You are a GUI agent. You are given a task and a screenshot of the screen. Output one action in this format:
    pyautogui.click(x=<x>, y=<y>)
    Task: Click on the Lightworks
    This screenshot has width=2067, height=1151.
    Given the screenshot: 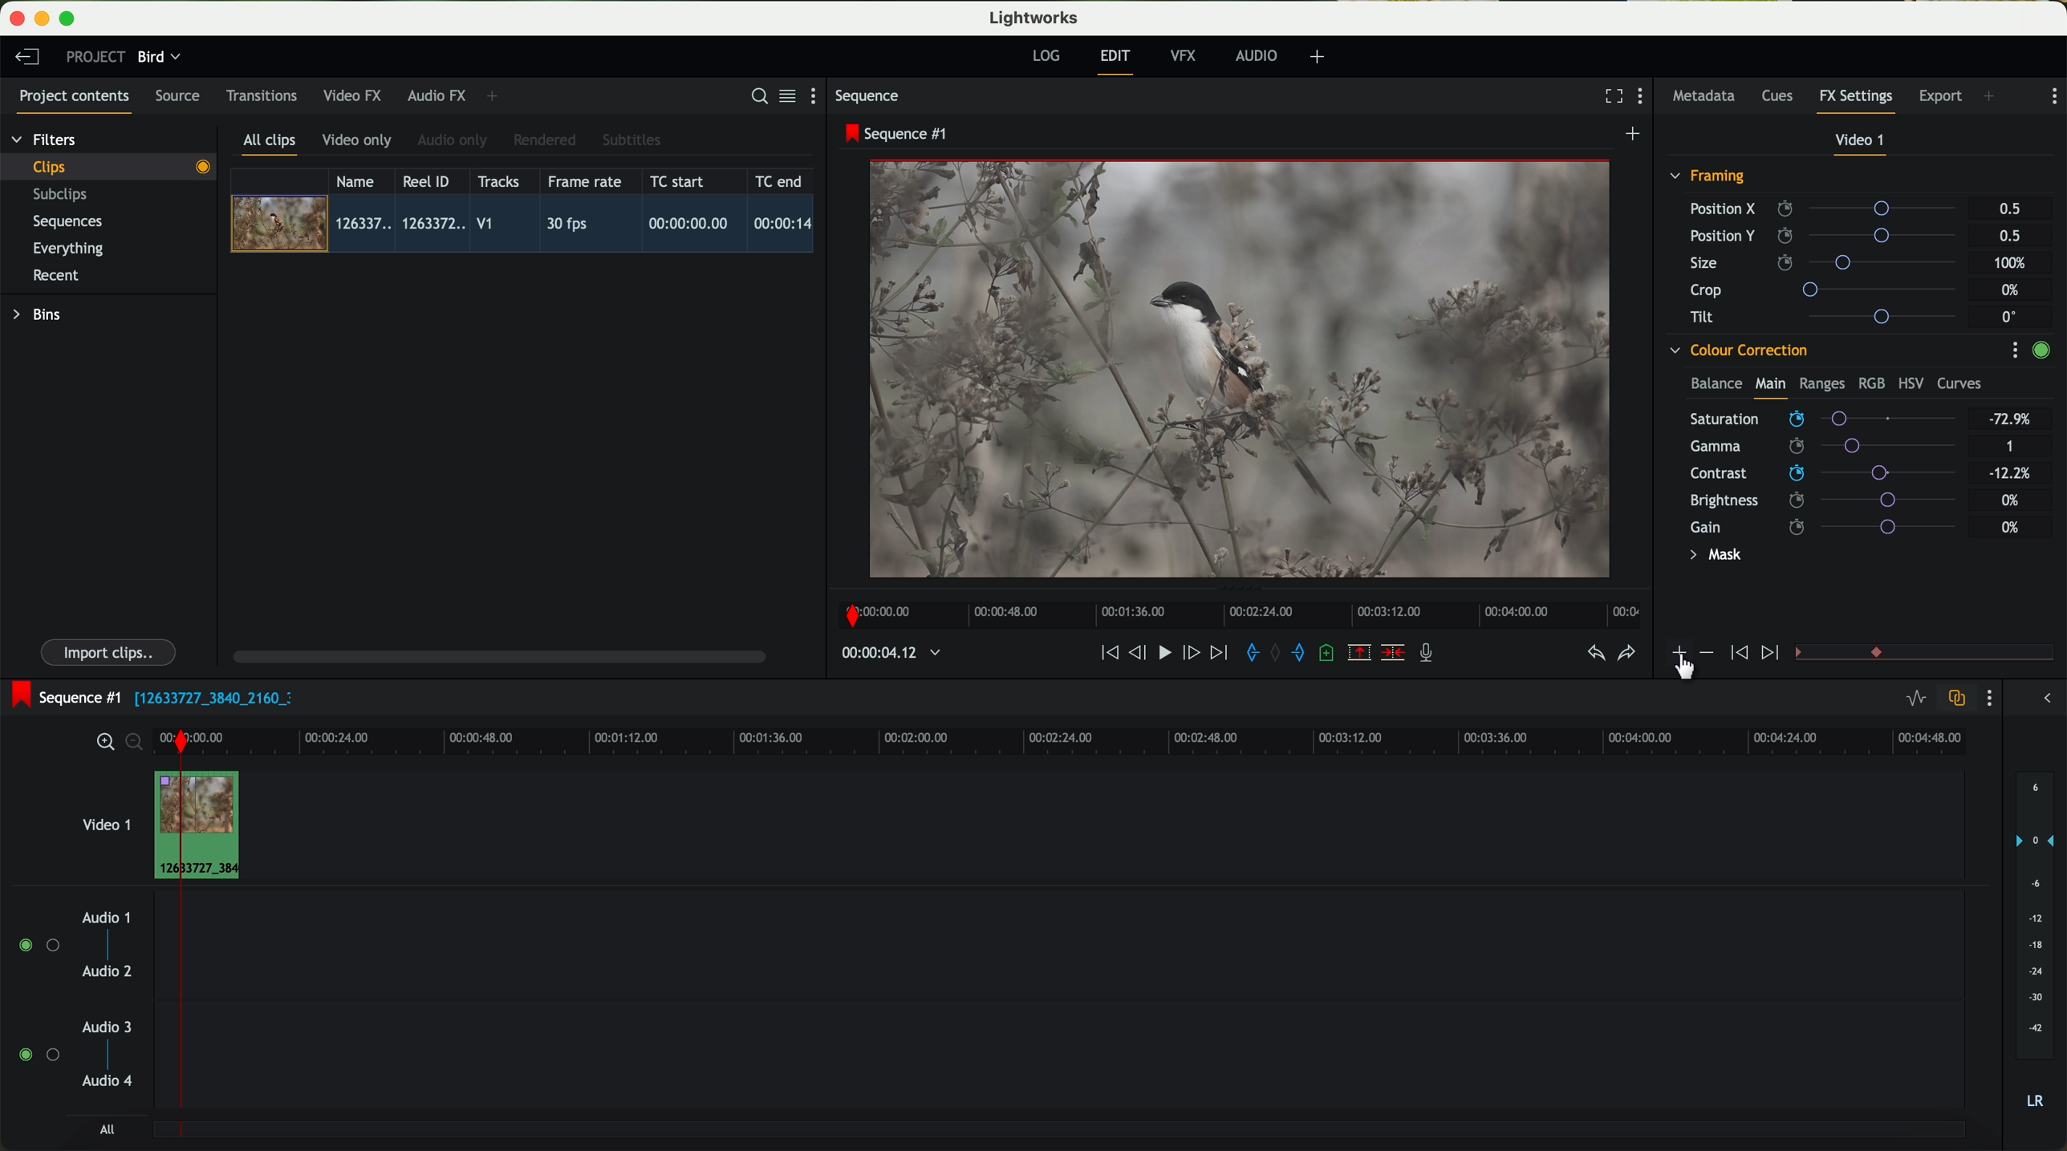 What is the action you would take?
    pyautogui.click(x=1035, y=17)
    